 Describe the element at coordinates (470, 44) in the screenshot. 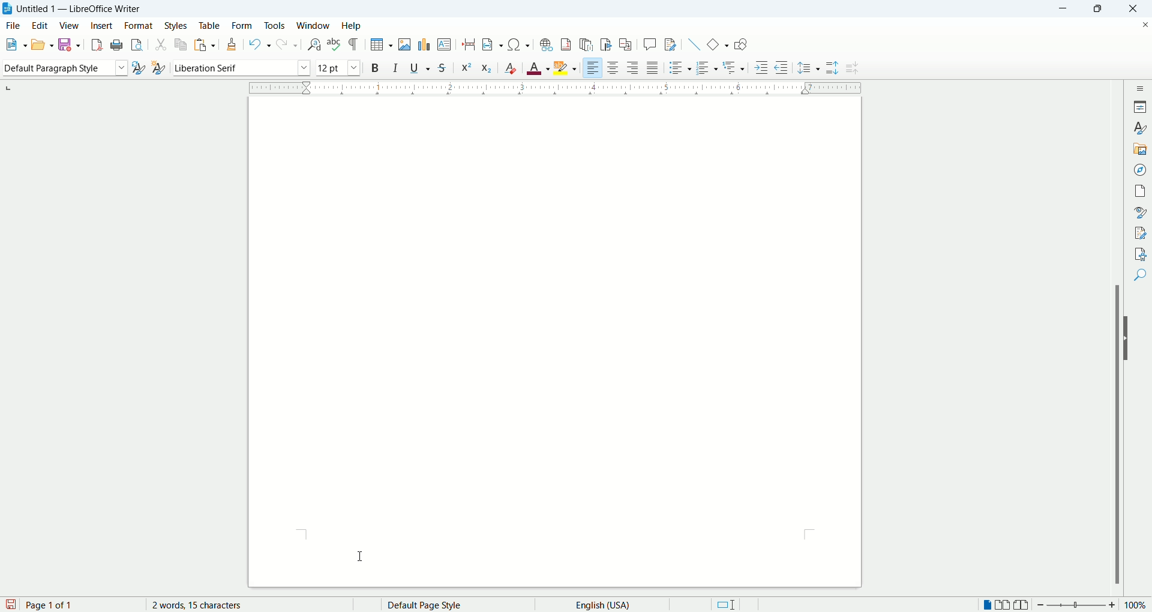

I see `insert page break` at that location.